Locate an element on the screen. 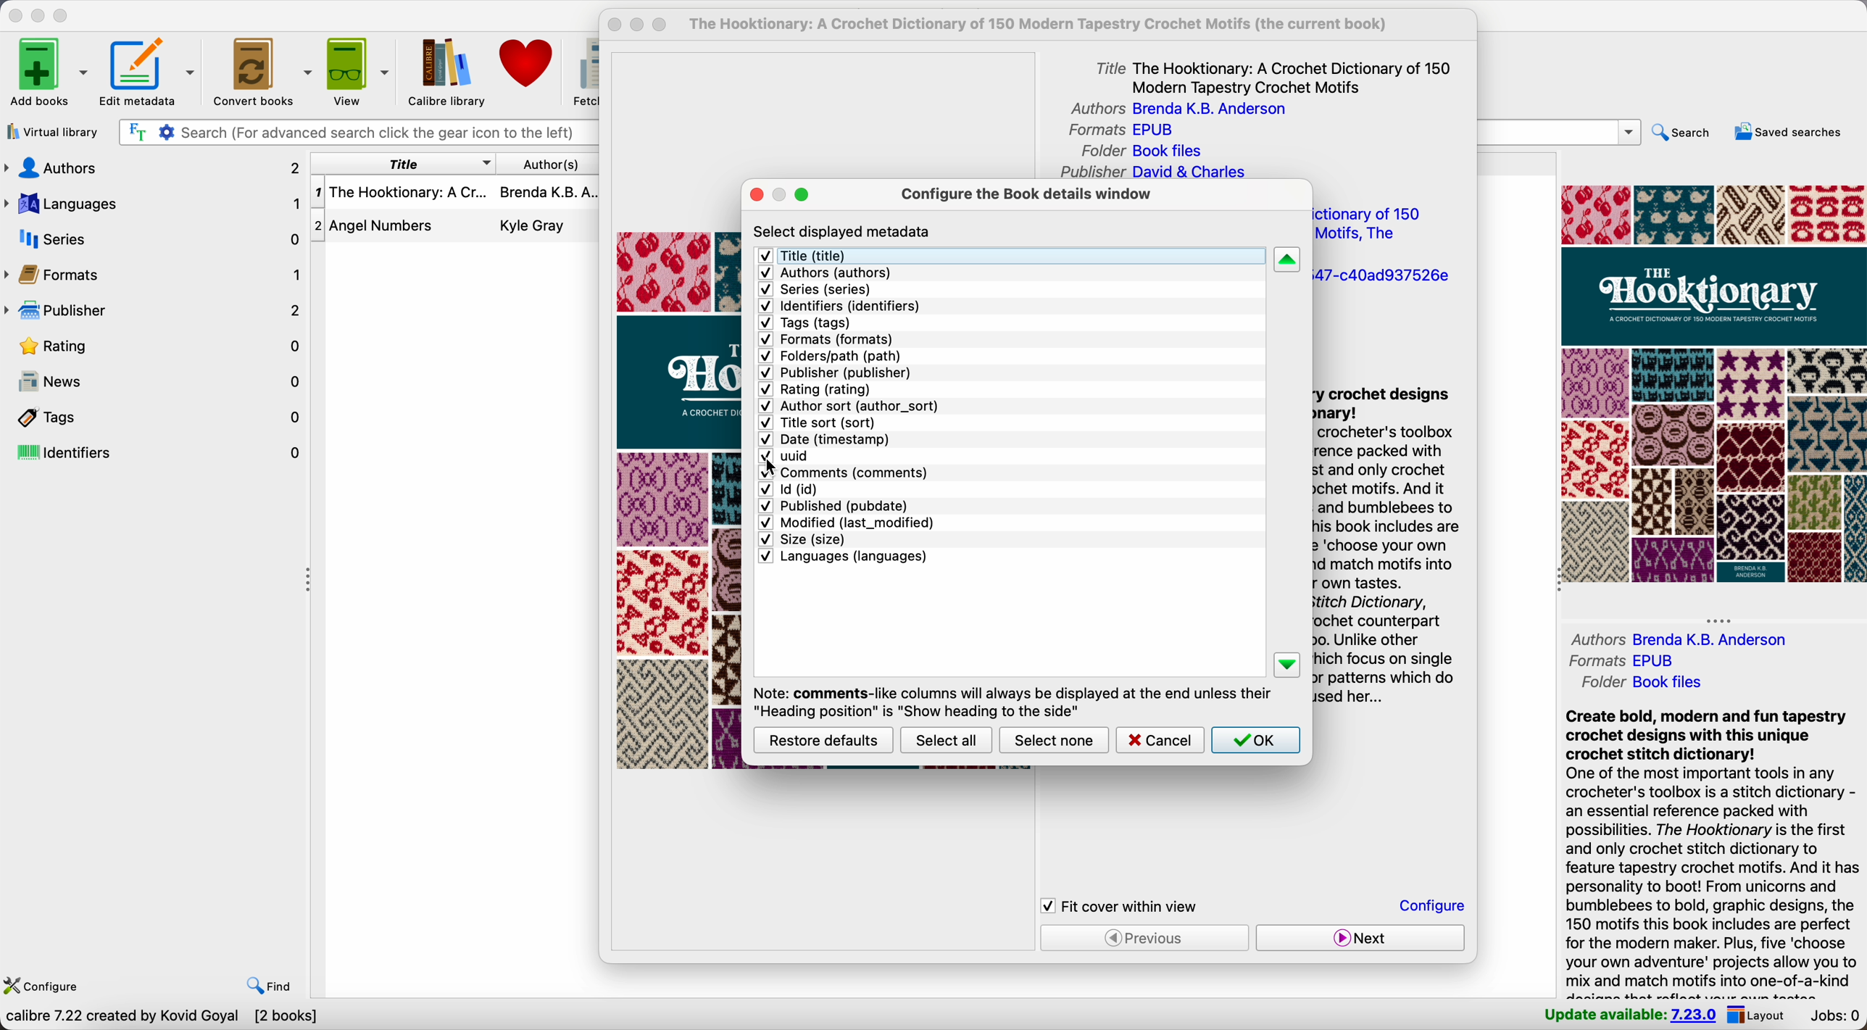  modified is located at coordinates (847, 523).